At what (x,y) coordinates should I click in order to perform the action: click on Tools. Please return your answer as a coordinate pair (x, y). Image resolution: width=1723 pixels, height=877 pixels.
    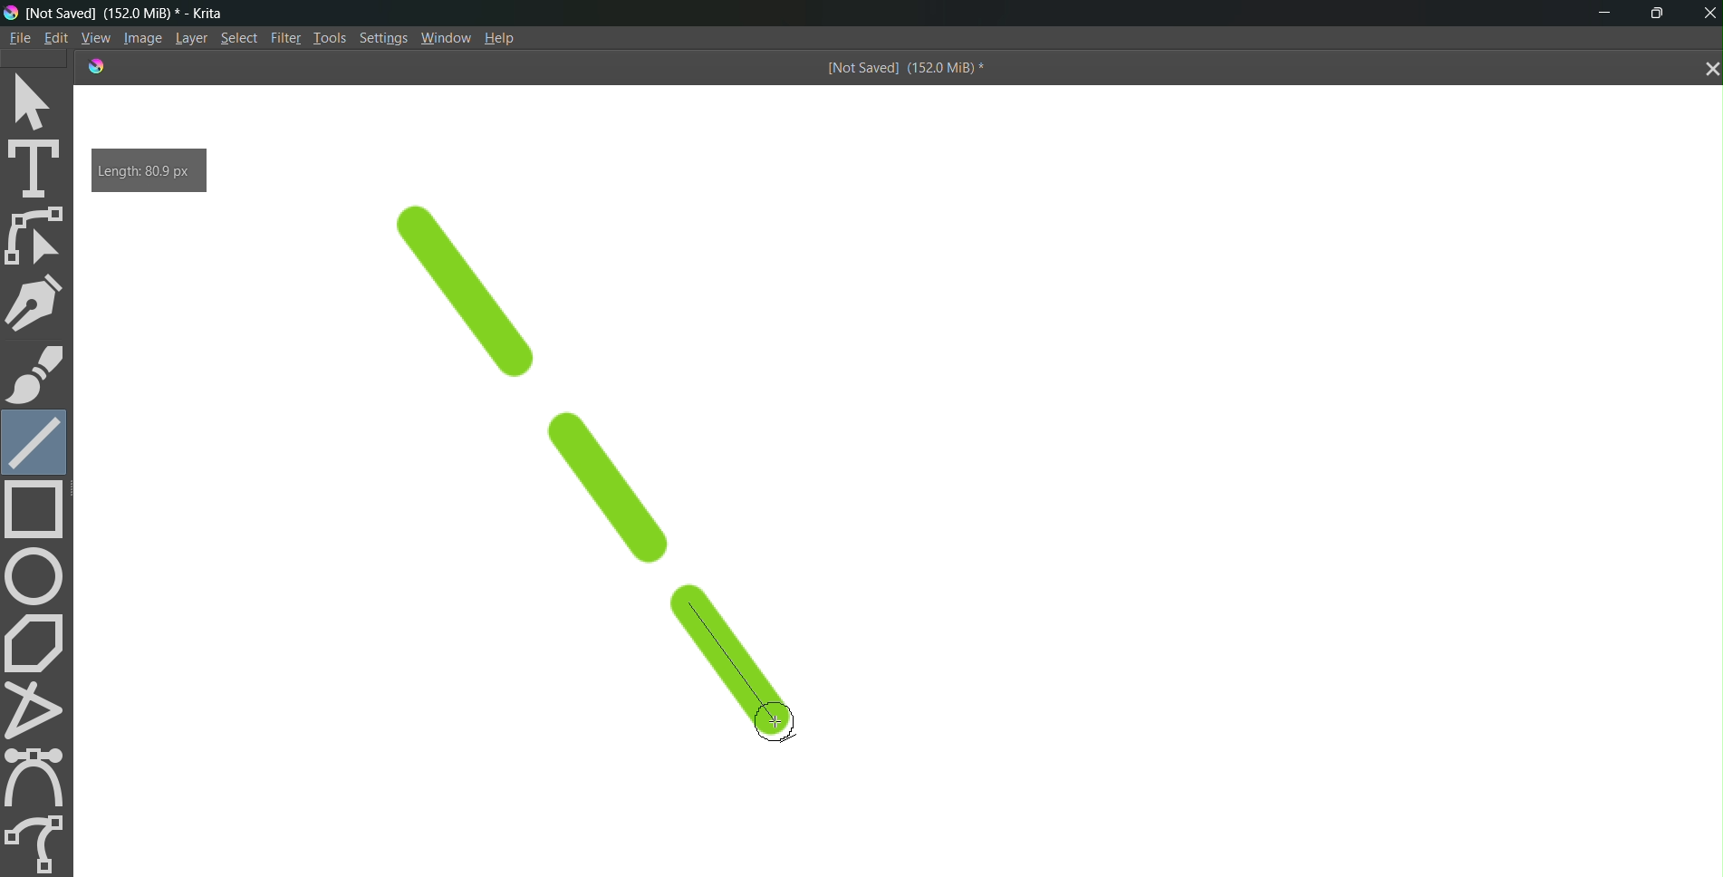
    Looking at the image, I should click on (328, 36).